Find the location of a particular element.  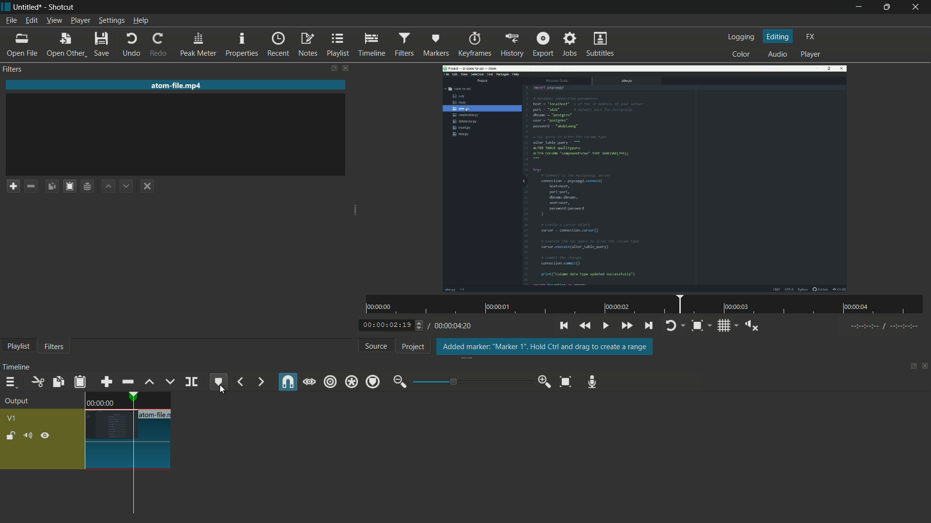

zoom timeline to fit is located at coordinates (565, 382).